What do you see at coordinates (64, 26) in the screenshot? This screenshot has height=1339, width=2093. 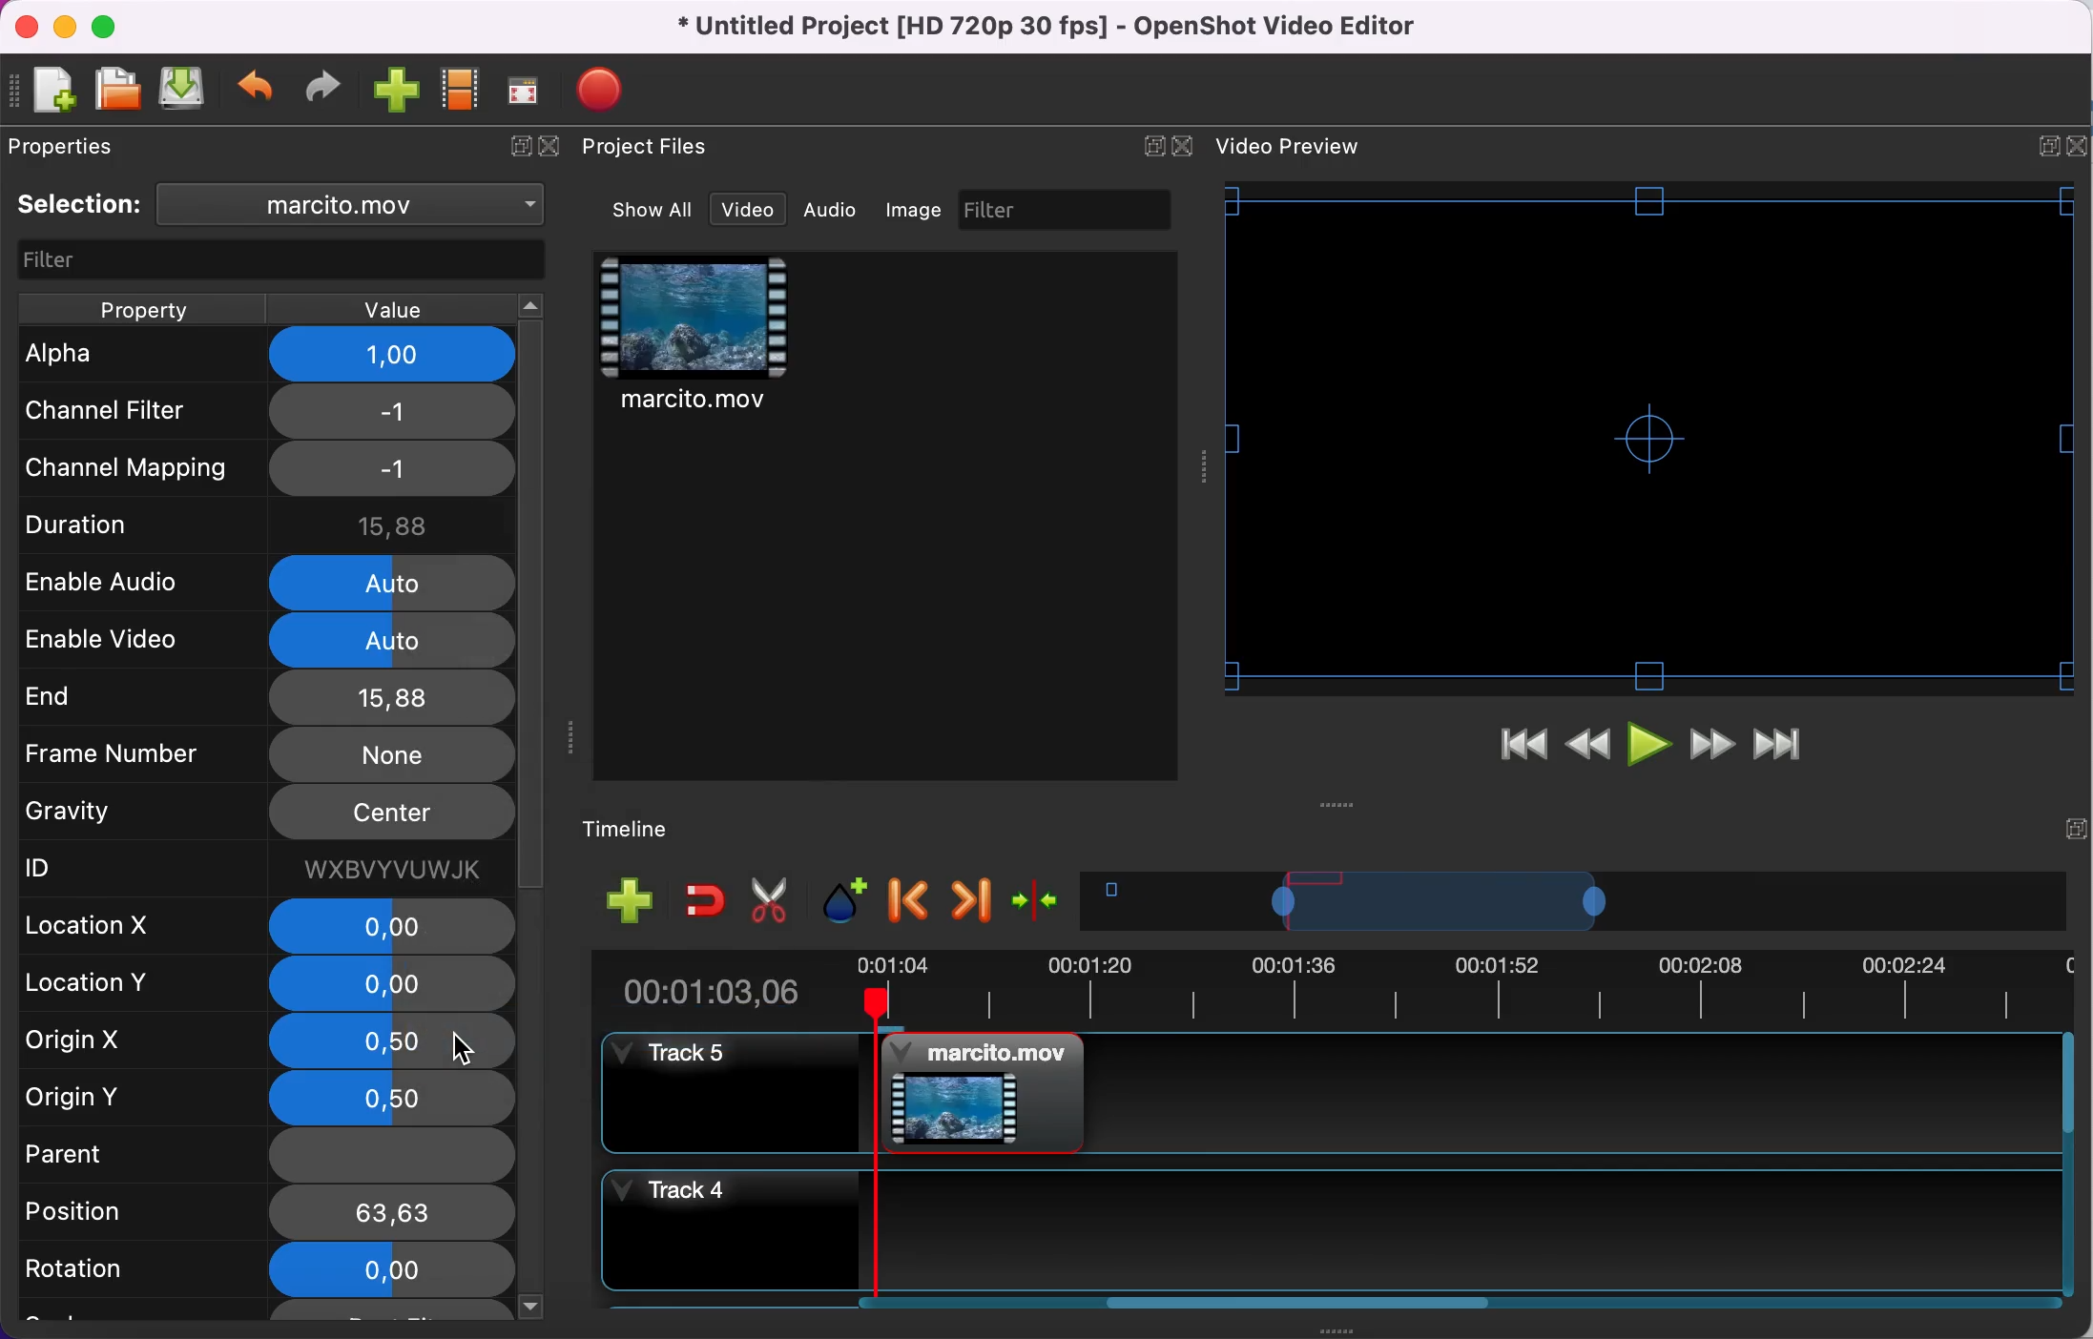 I see `minimize` at bounding box center [64, 26].